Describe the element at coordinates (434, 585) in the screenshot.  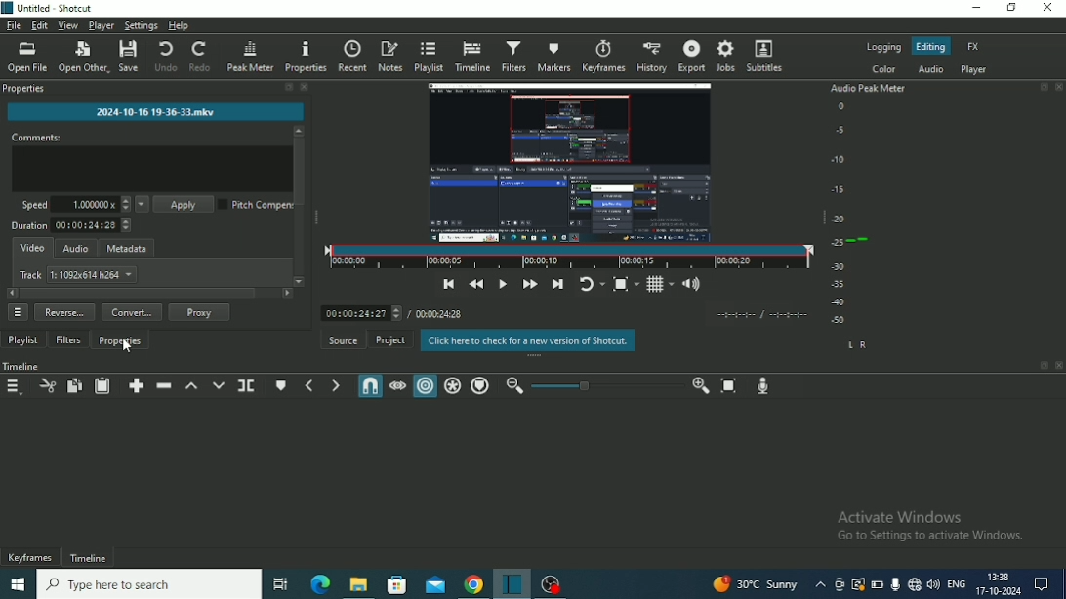
I see `Mail` at that location.